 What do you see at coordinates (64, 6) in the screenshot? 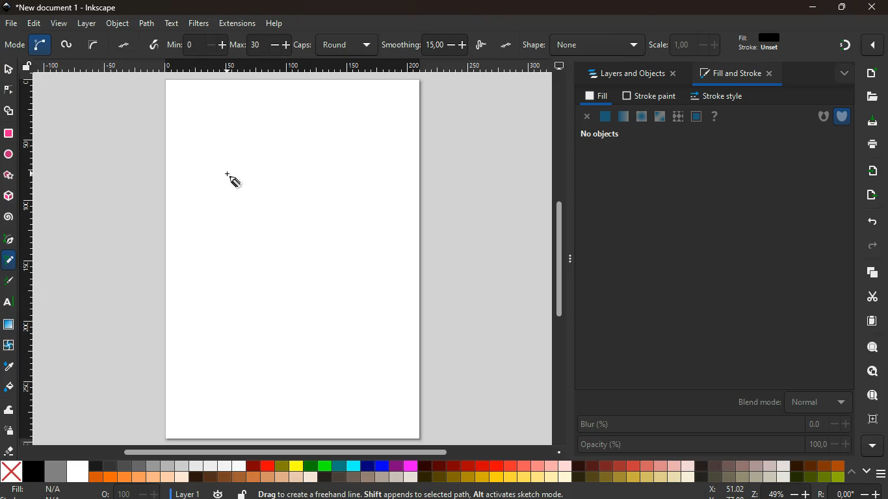
I see `inkscape` at bounding box center [64, 6].